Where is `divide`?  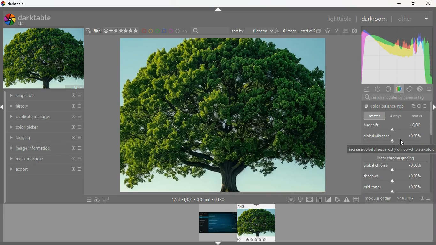 divide is located at coordinates (329, 199).